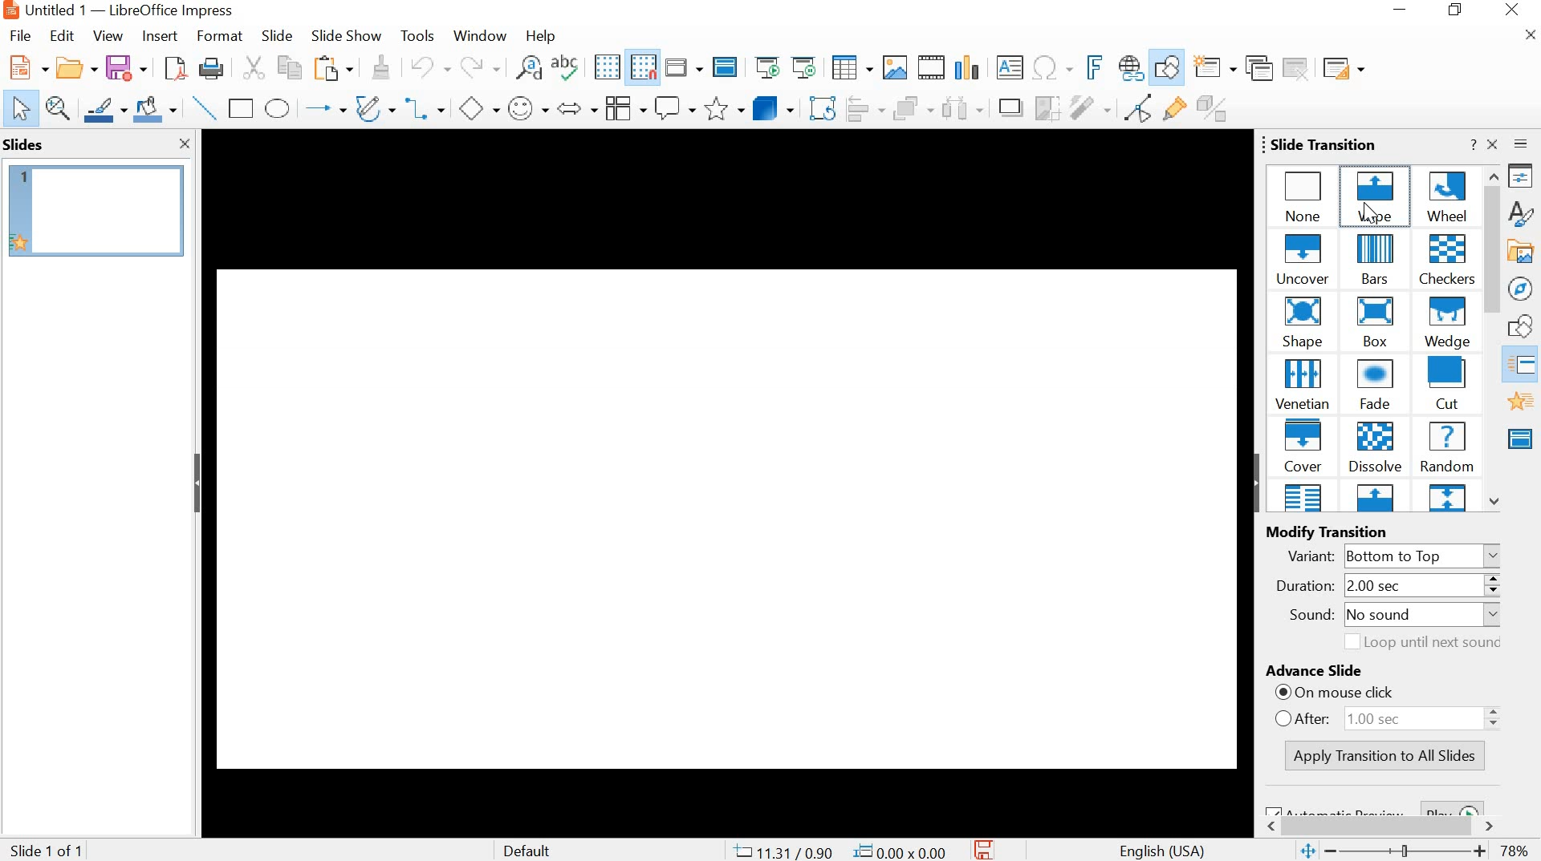 The width and height of the screenshot is (1541, 861). Describe the element at coordinates (1397, 694) in the screenshot. I see `ON MOUSE CLICK` at that location.